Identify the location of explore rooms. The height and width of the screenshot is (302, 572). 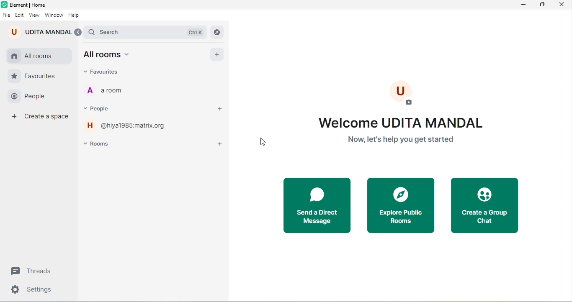
(217, 32).